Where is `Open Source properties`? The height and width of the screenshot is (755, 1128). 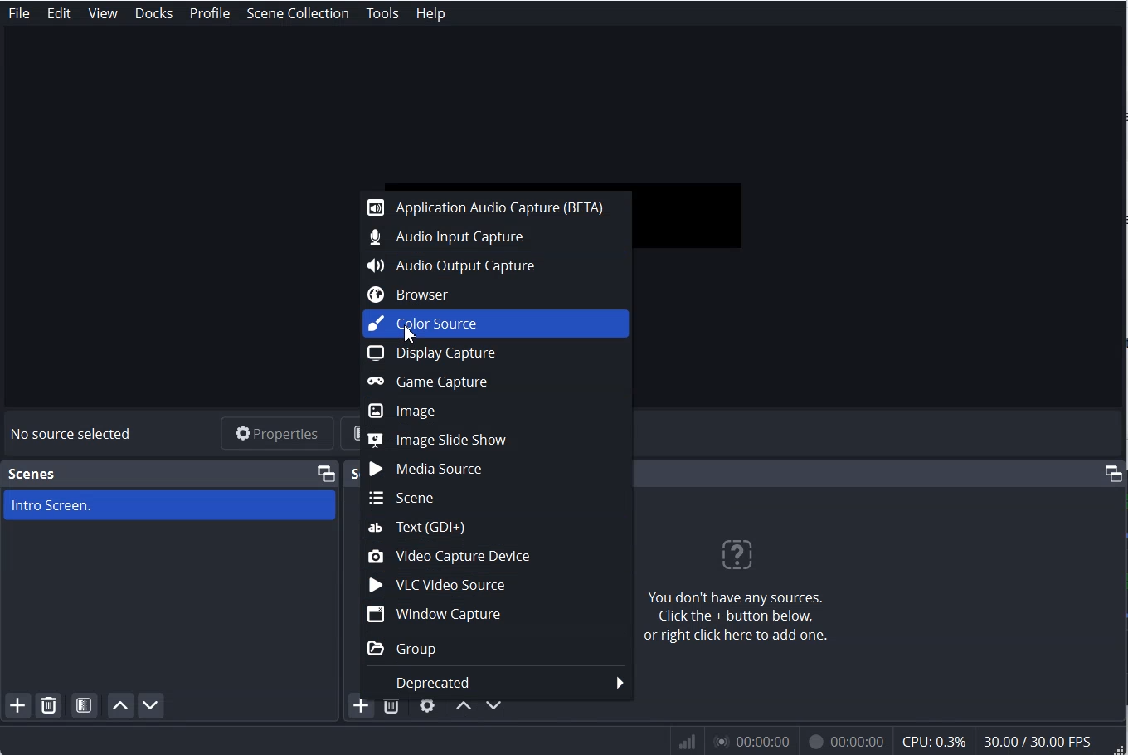 Open Source properties is located at coordinates (426, 709).